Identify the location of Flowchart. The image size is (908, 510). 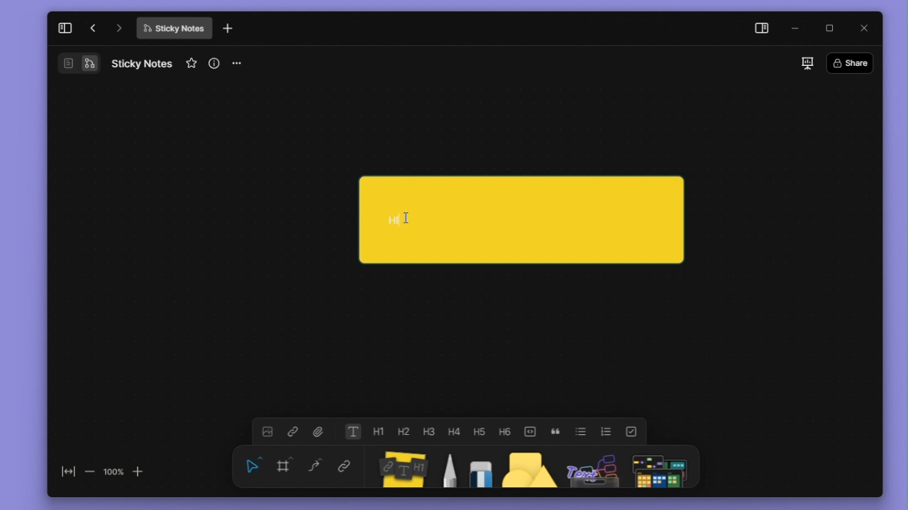
(92, 64).